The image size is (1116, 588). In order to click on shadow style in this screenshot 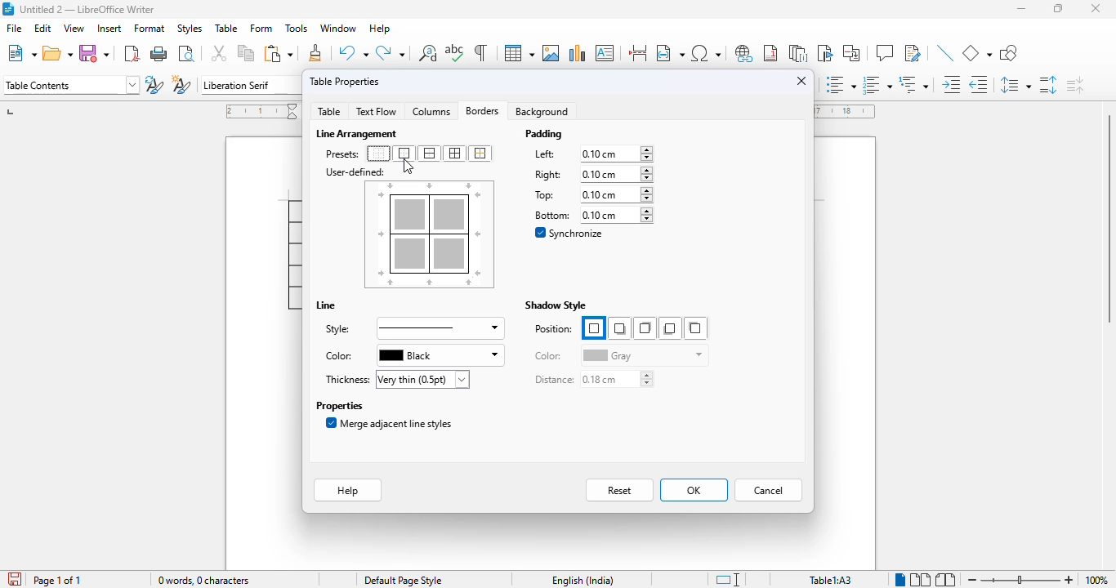, I will do `click(556, 305)`.